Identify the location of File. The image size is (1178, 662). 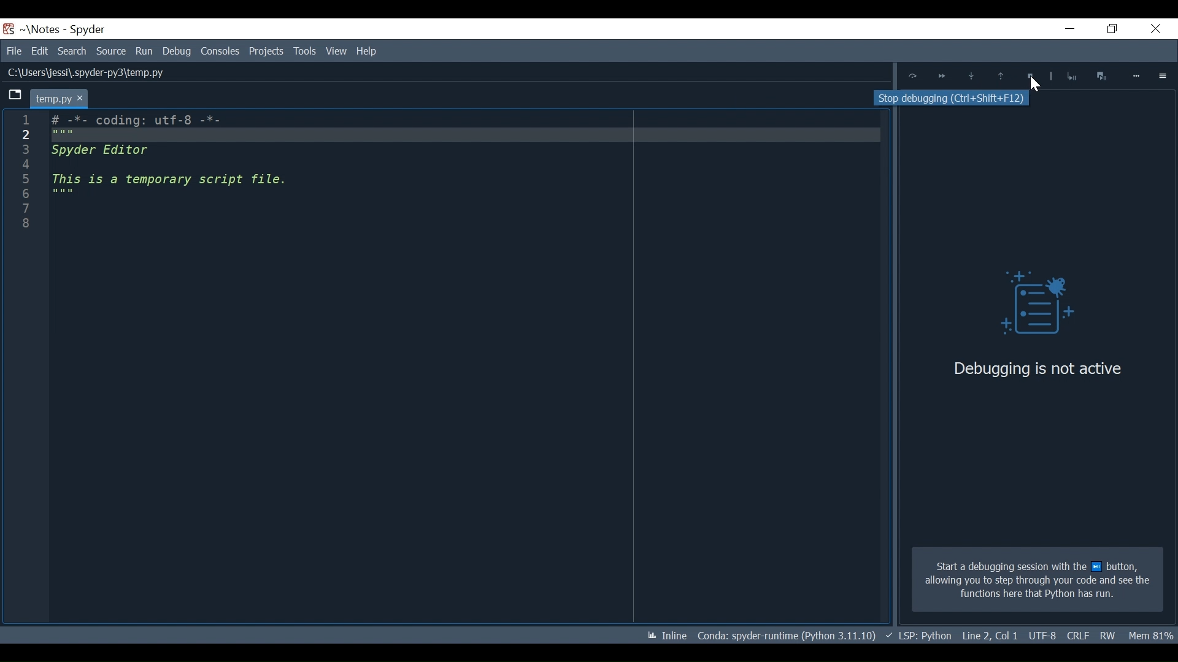
(13, 51).